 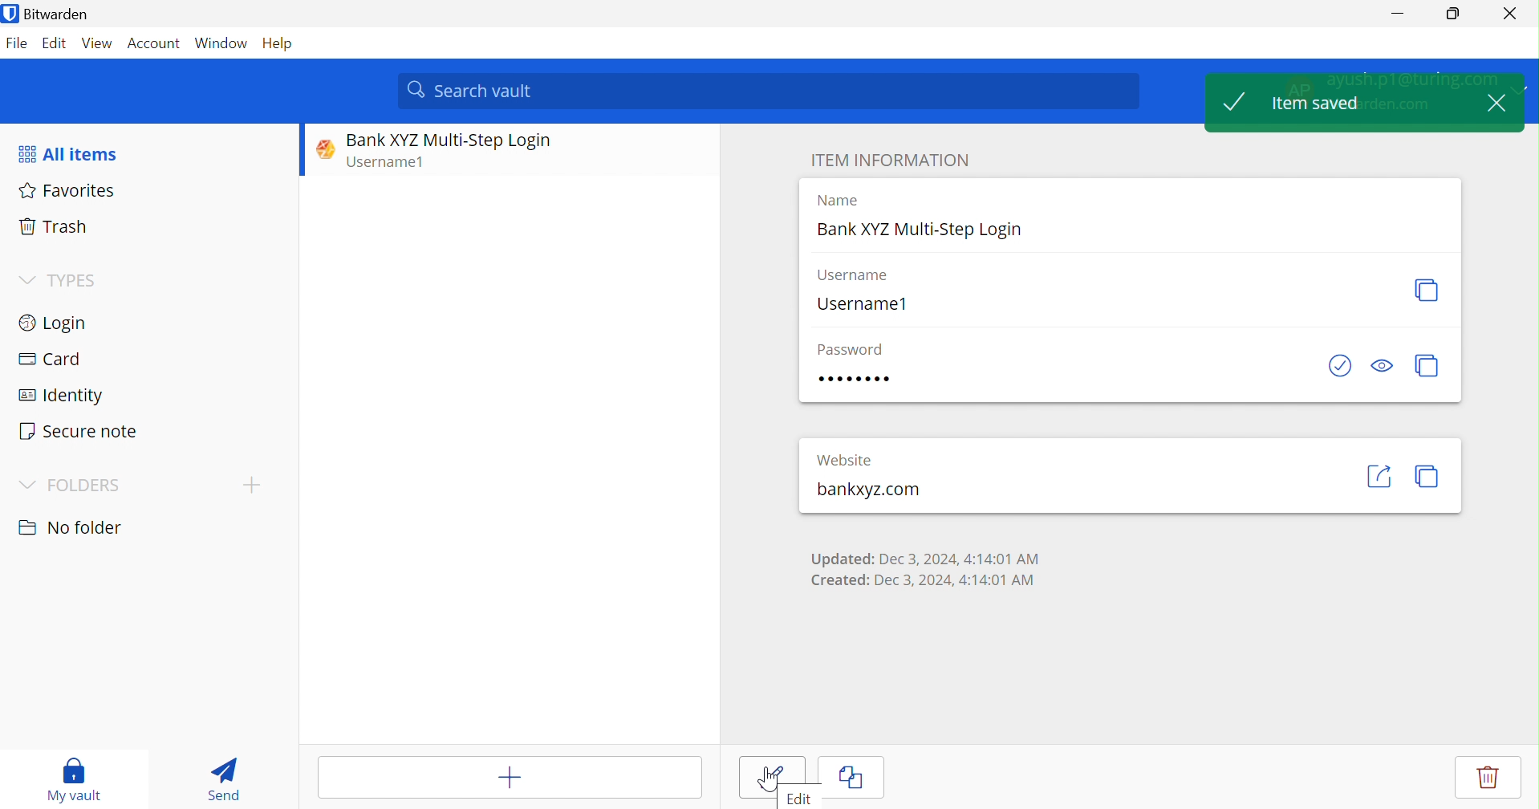 I want to click on Favorites, so click(x=71, y=191).